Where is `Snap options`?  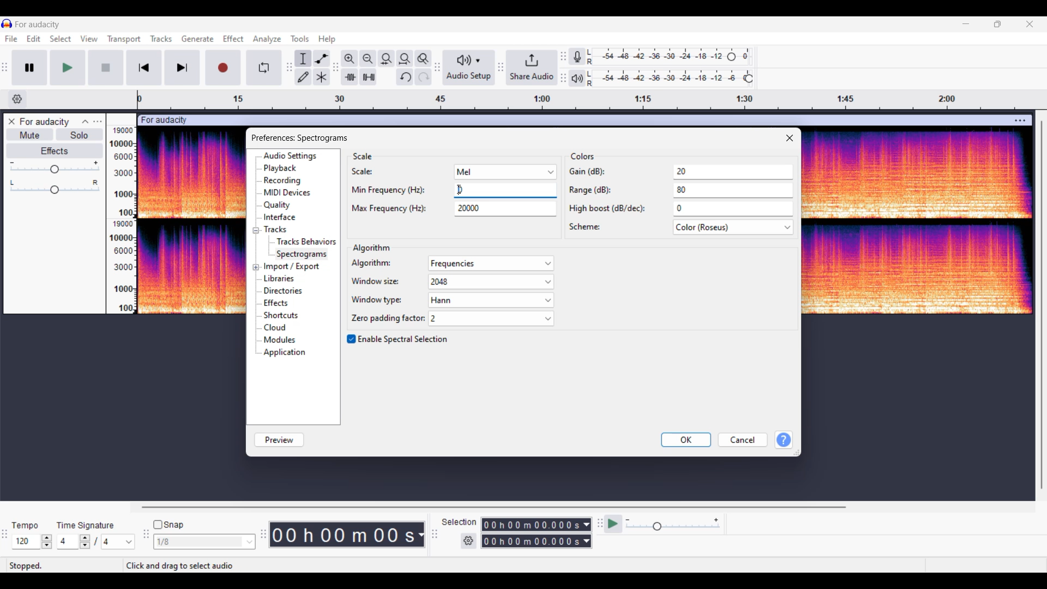
Snap options is located at coordinates (204, 542).